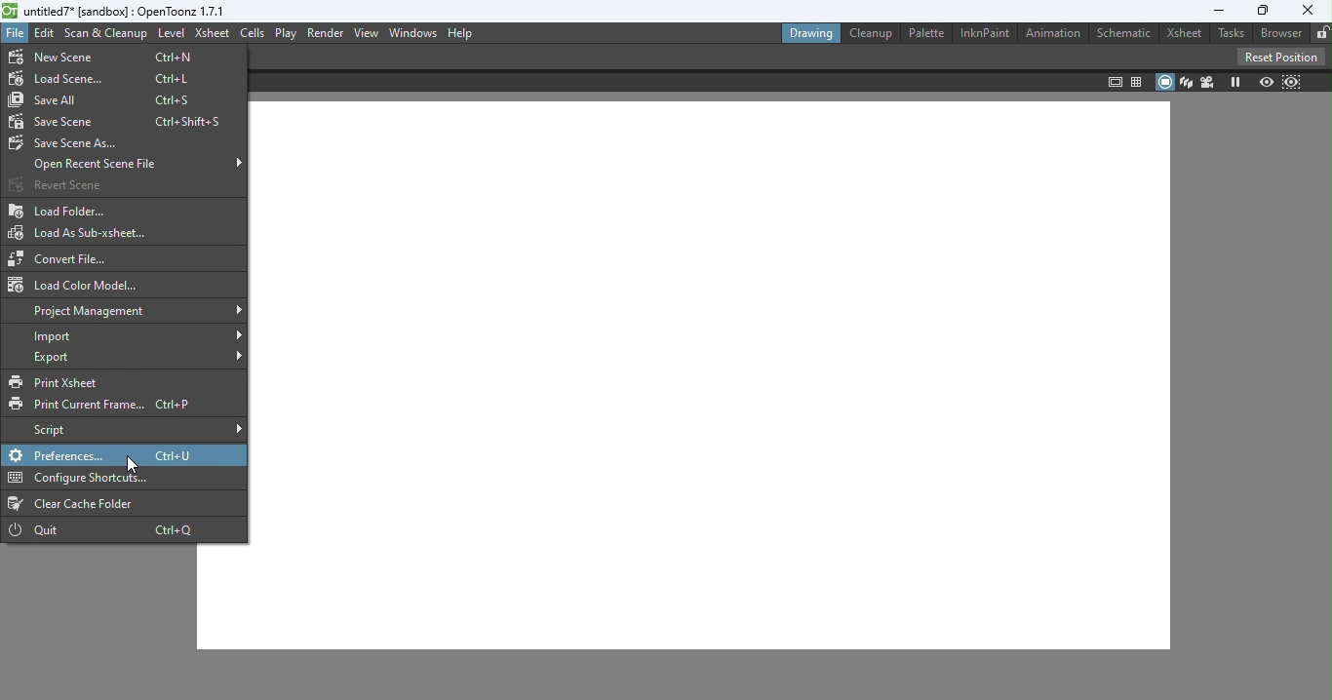  I want to click on Save all, so click(105, 100).